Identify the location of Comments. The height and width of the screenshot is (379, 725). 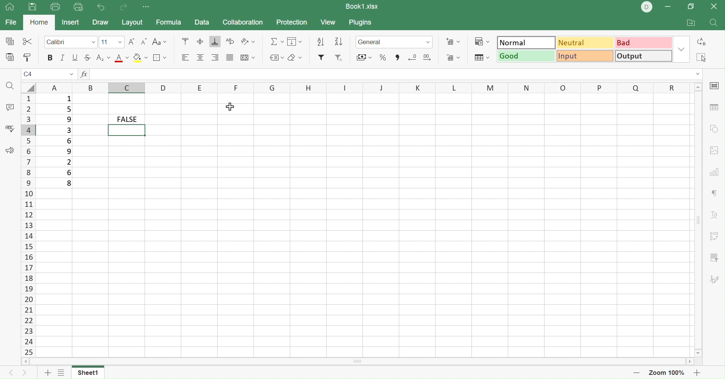
(9, 108).